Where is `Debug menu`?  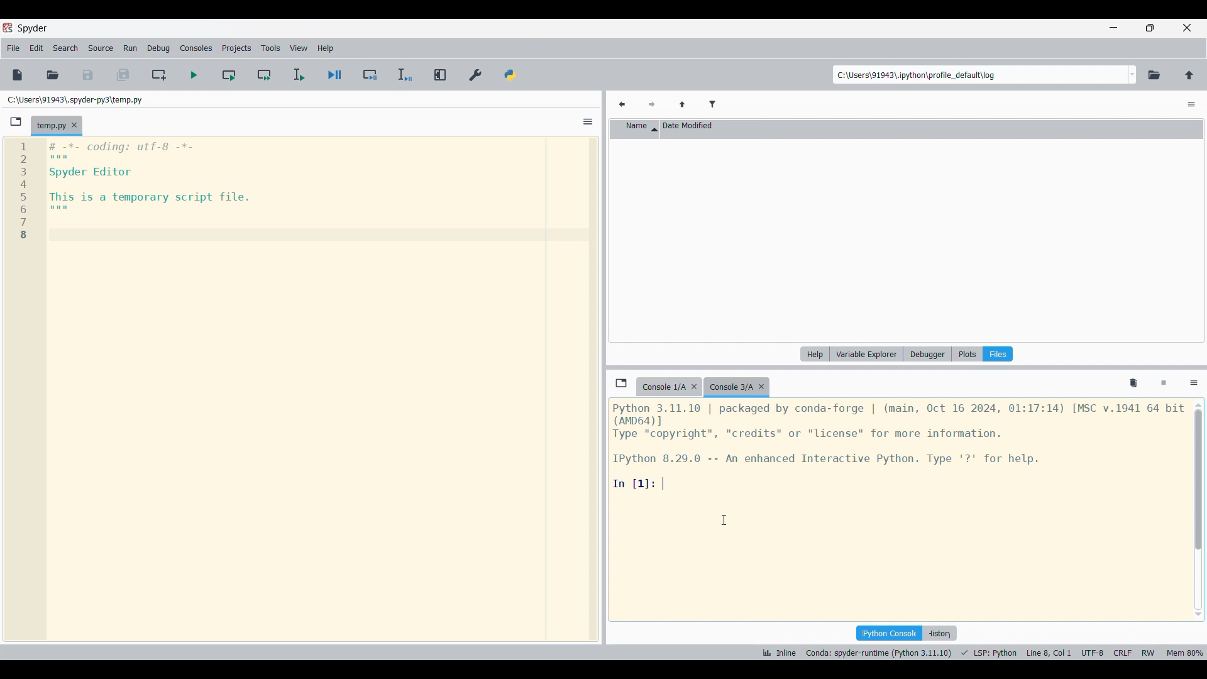
Debug menu is located at coordinates (159, 48).